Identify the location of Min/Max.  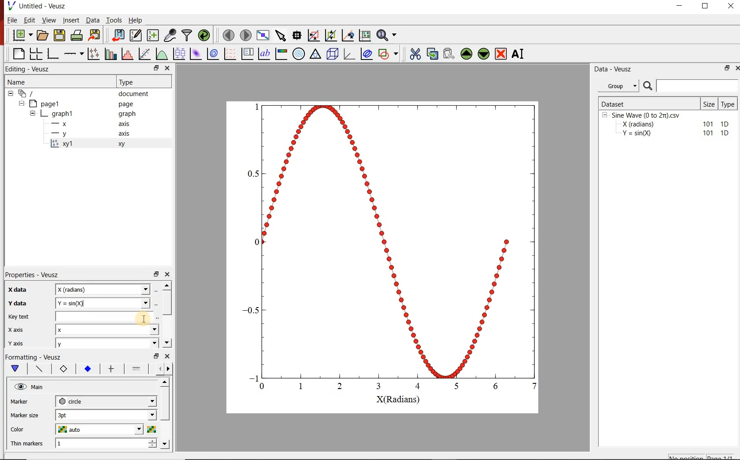
(155, 68).